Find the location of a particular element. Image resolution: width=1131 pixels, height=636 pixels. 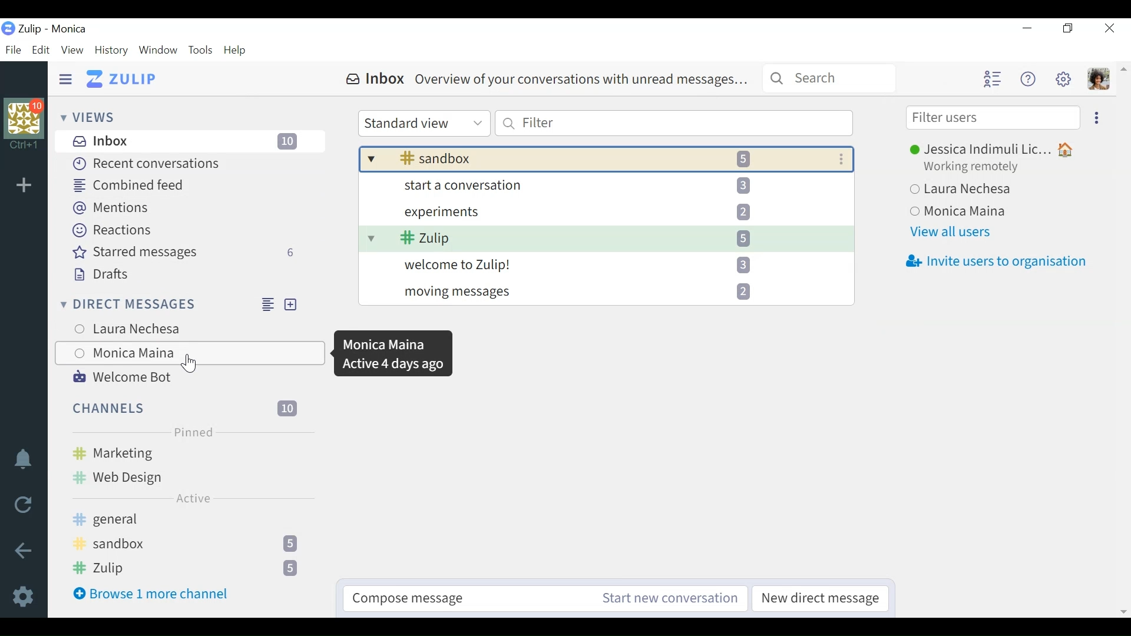

Jessica Indimuli Lic... is located at coordinates (987, 148).